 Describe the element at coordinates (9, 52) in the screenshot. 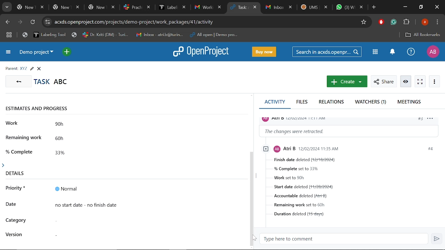

I see `` at that location.